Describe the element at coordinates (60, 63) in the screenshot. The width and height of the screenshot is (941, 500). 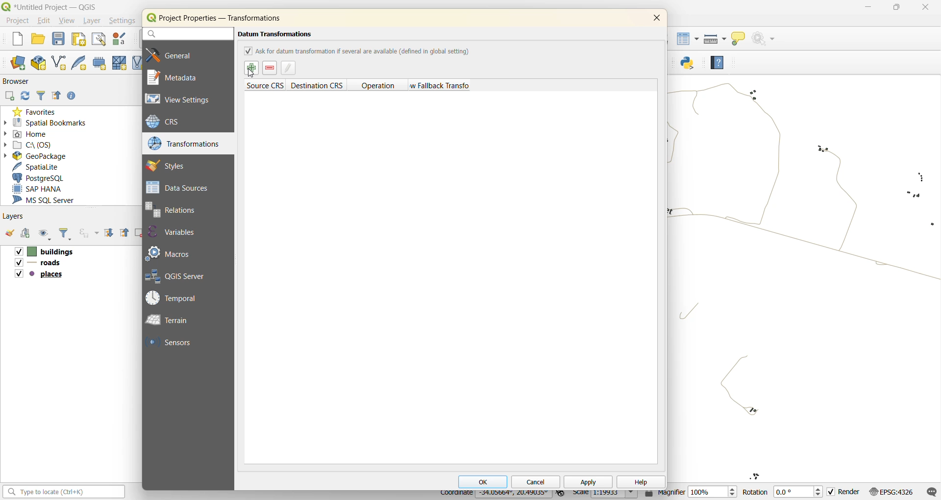
I see `new shapefile` at that location.